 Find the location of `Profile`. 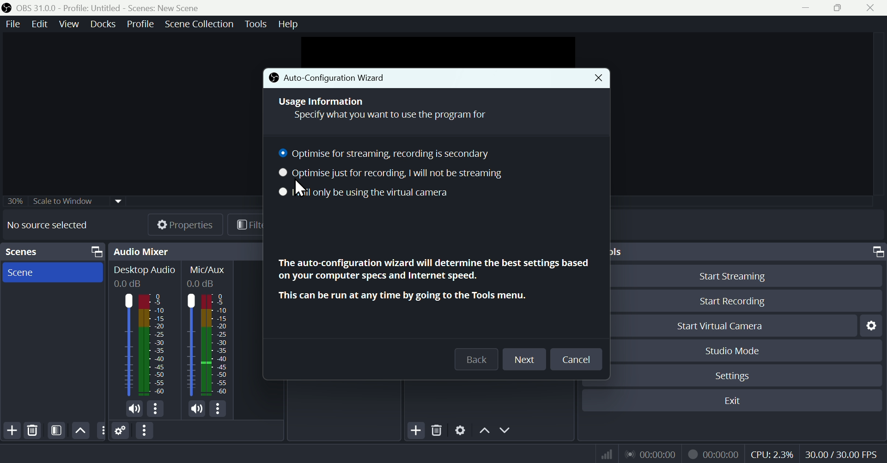

Profile is located at coordinates (138, 24).